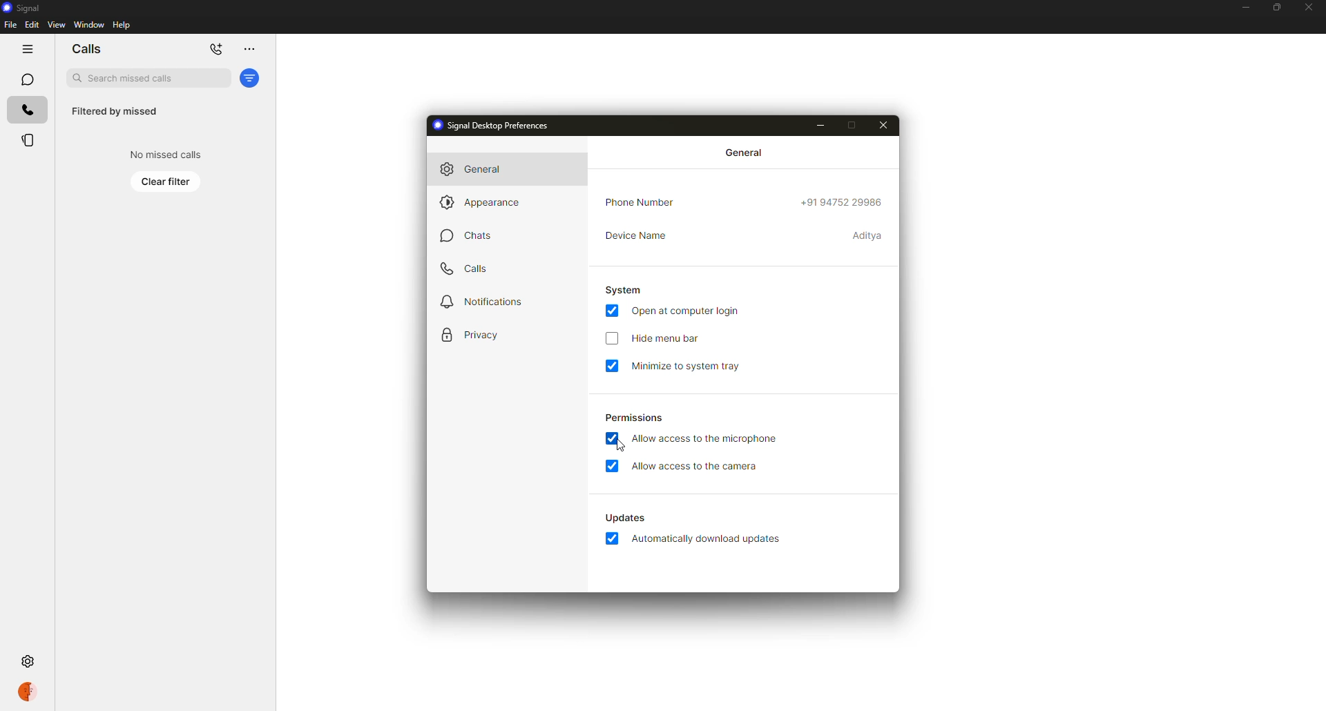 Image resolution: width=1326 pixels, height=711 pixels. What do you see at coordinates (1275, 8) in the screenshot?
I see `maximize` at bounding box center [1275, 8].